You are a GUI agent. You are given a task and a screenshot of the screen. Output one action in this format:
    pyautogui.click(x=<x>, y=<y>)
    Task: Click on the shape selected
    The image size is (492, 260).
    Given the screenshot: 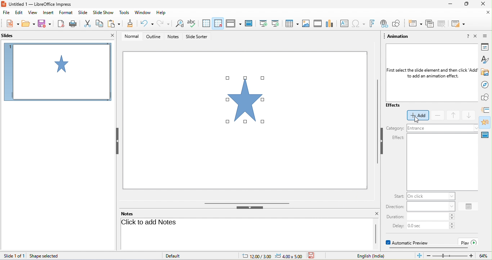 What is the action you would take?
    pyautogui.click(x=45, y=256)
    